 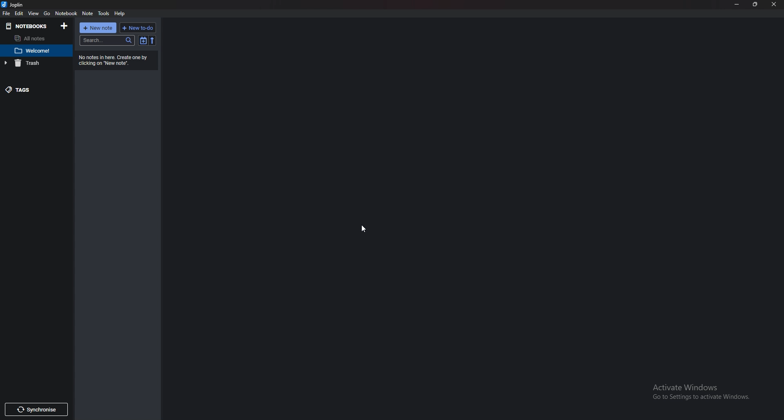 What do you see at coordinates (97, 28) in the screenshot?
I see `new note` at bounding box center [97, 28].